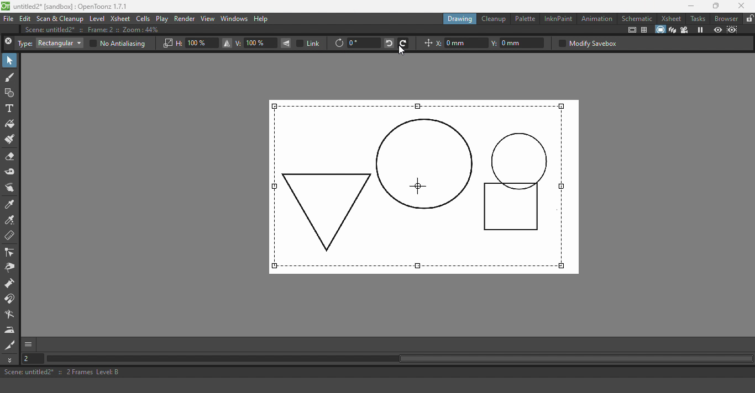 The height and width of the screenshot is (393, 755). I want to click on Type tool, so click(10, 108).